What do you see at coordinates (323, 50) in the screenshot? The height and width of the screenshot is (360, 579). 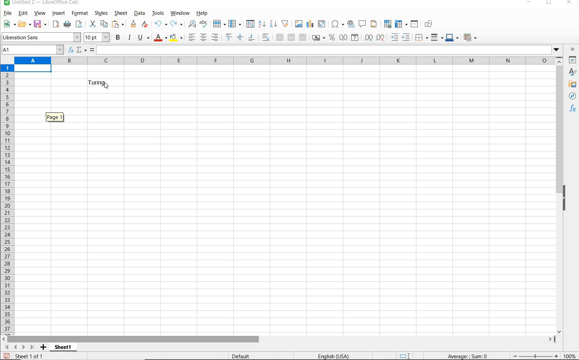 I see `EXPAND FORMULA BAR` at bounding box center [323, 50].